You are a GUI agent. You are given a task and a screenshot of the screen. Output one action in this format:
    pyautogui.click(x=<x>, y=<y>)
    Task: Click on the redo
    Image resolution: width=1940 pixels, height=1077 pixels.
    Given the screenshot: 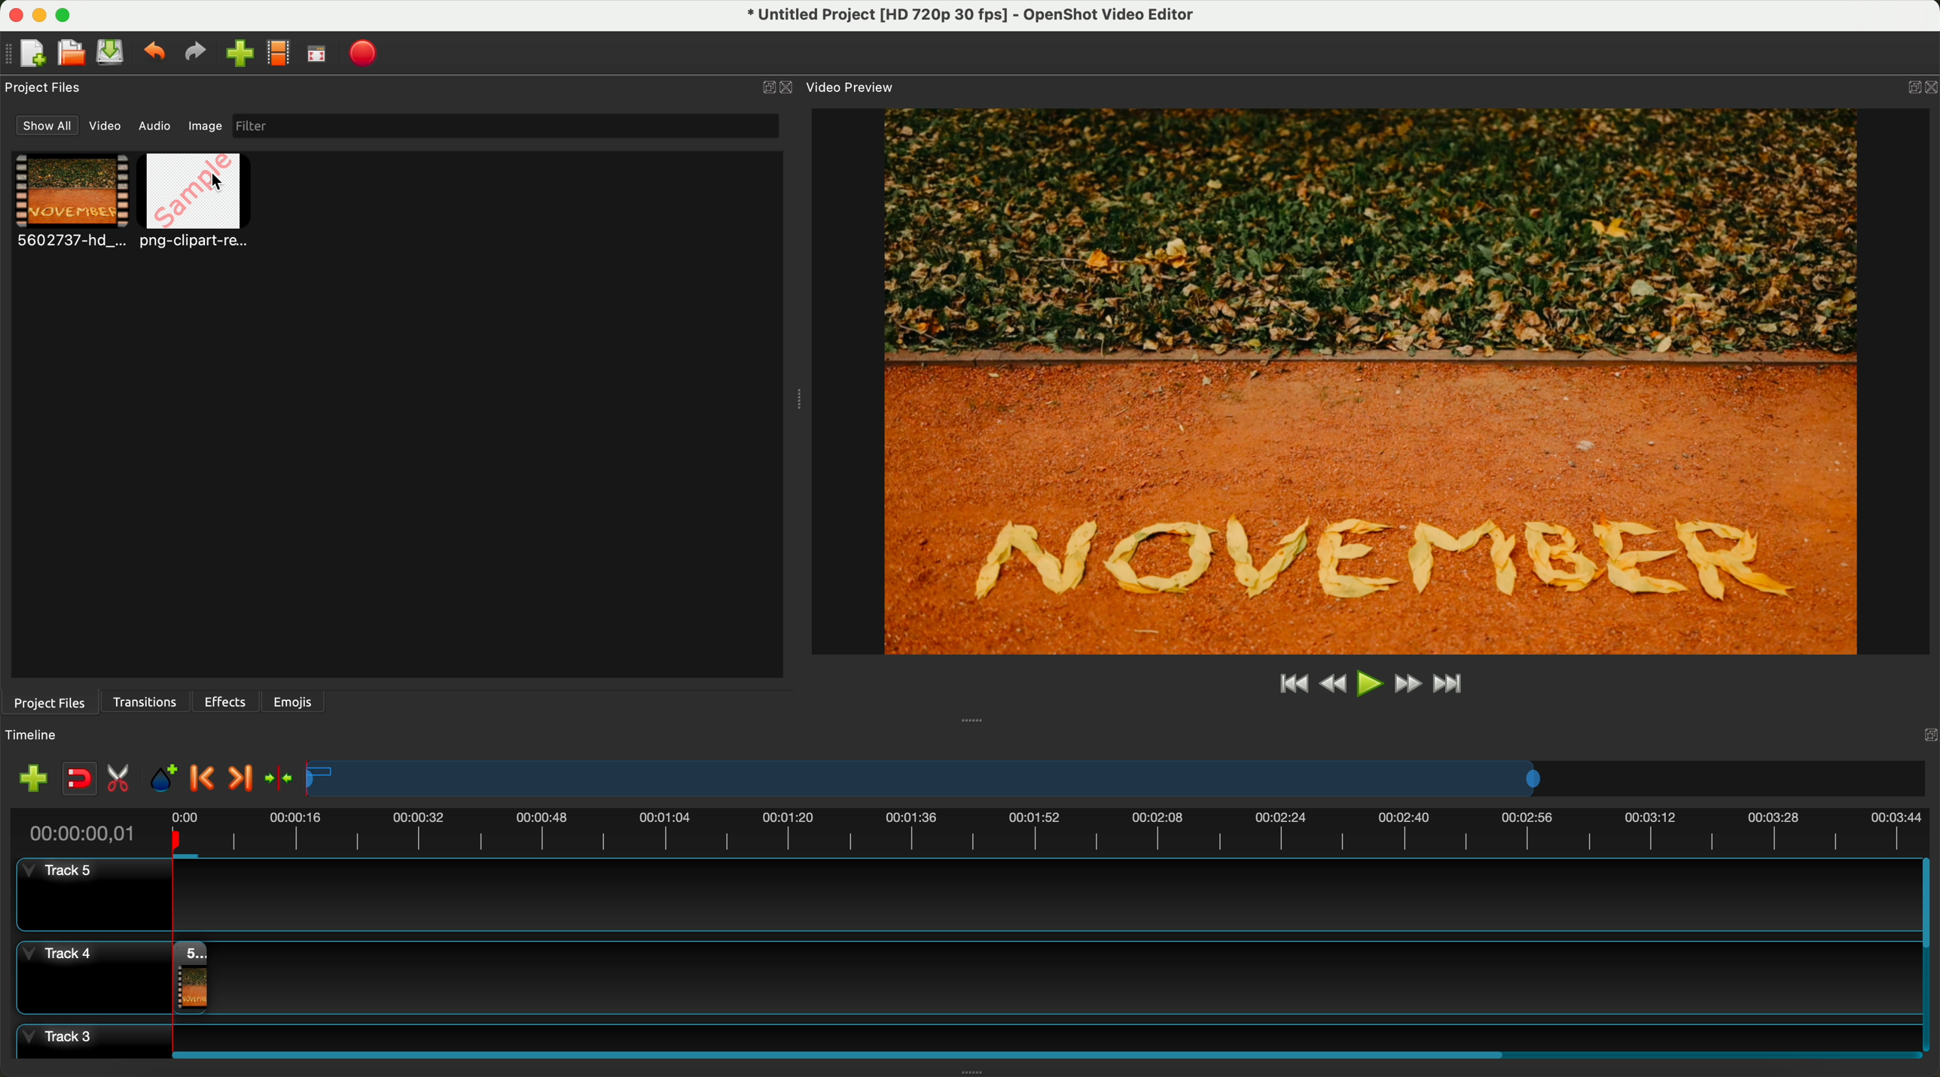 What is the action you would take?
    pyautogui.click(x=199, y=54)
    